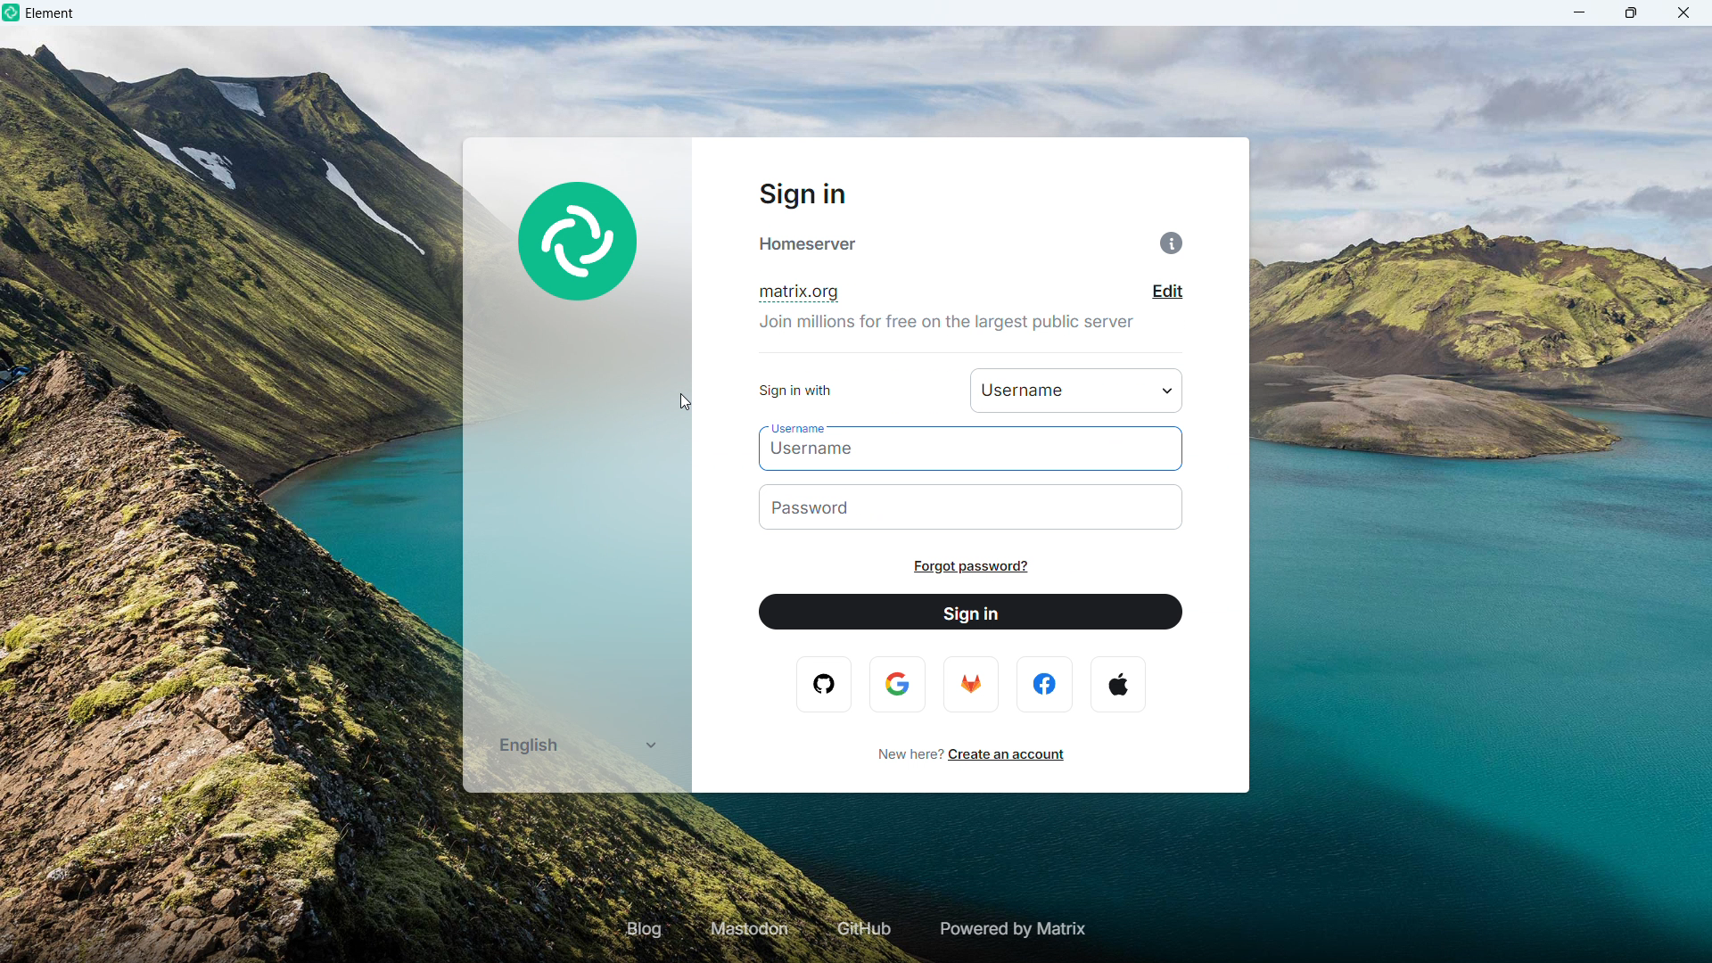 The width and height of the screenshot is (1712, 963). I want to click on Create an account , so click(1008, 755).